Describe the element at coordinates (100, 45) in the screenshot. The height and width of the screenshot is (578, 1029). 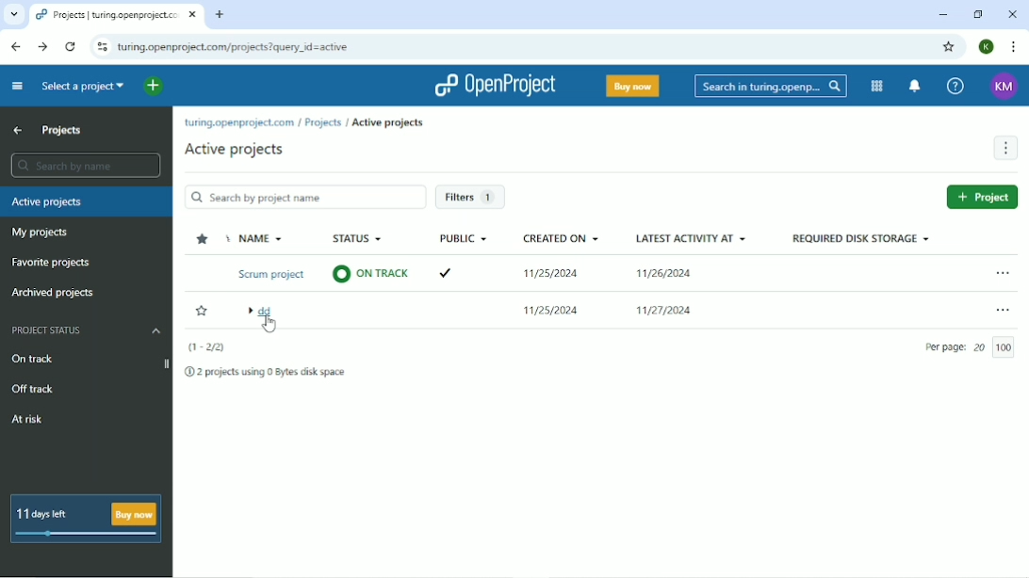
I see `View site information` at that location.